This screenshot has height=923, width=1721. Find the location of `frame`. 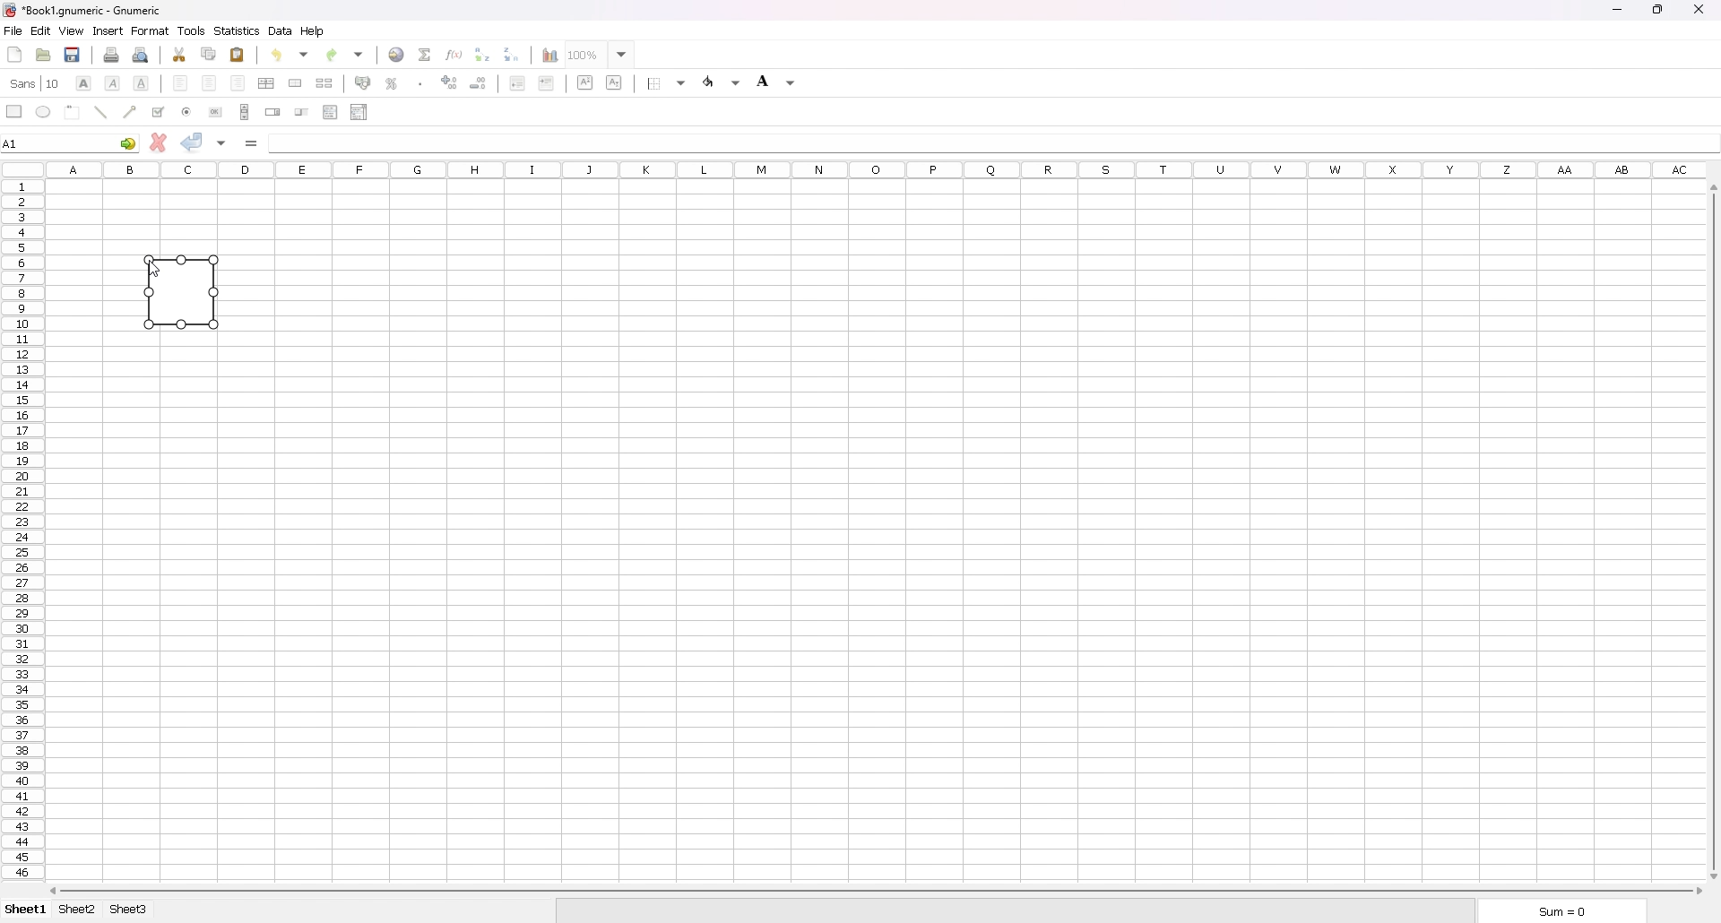

frame is located at coordinates (73, 112).